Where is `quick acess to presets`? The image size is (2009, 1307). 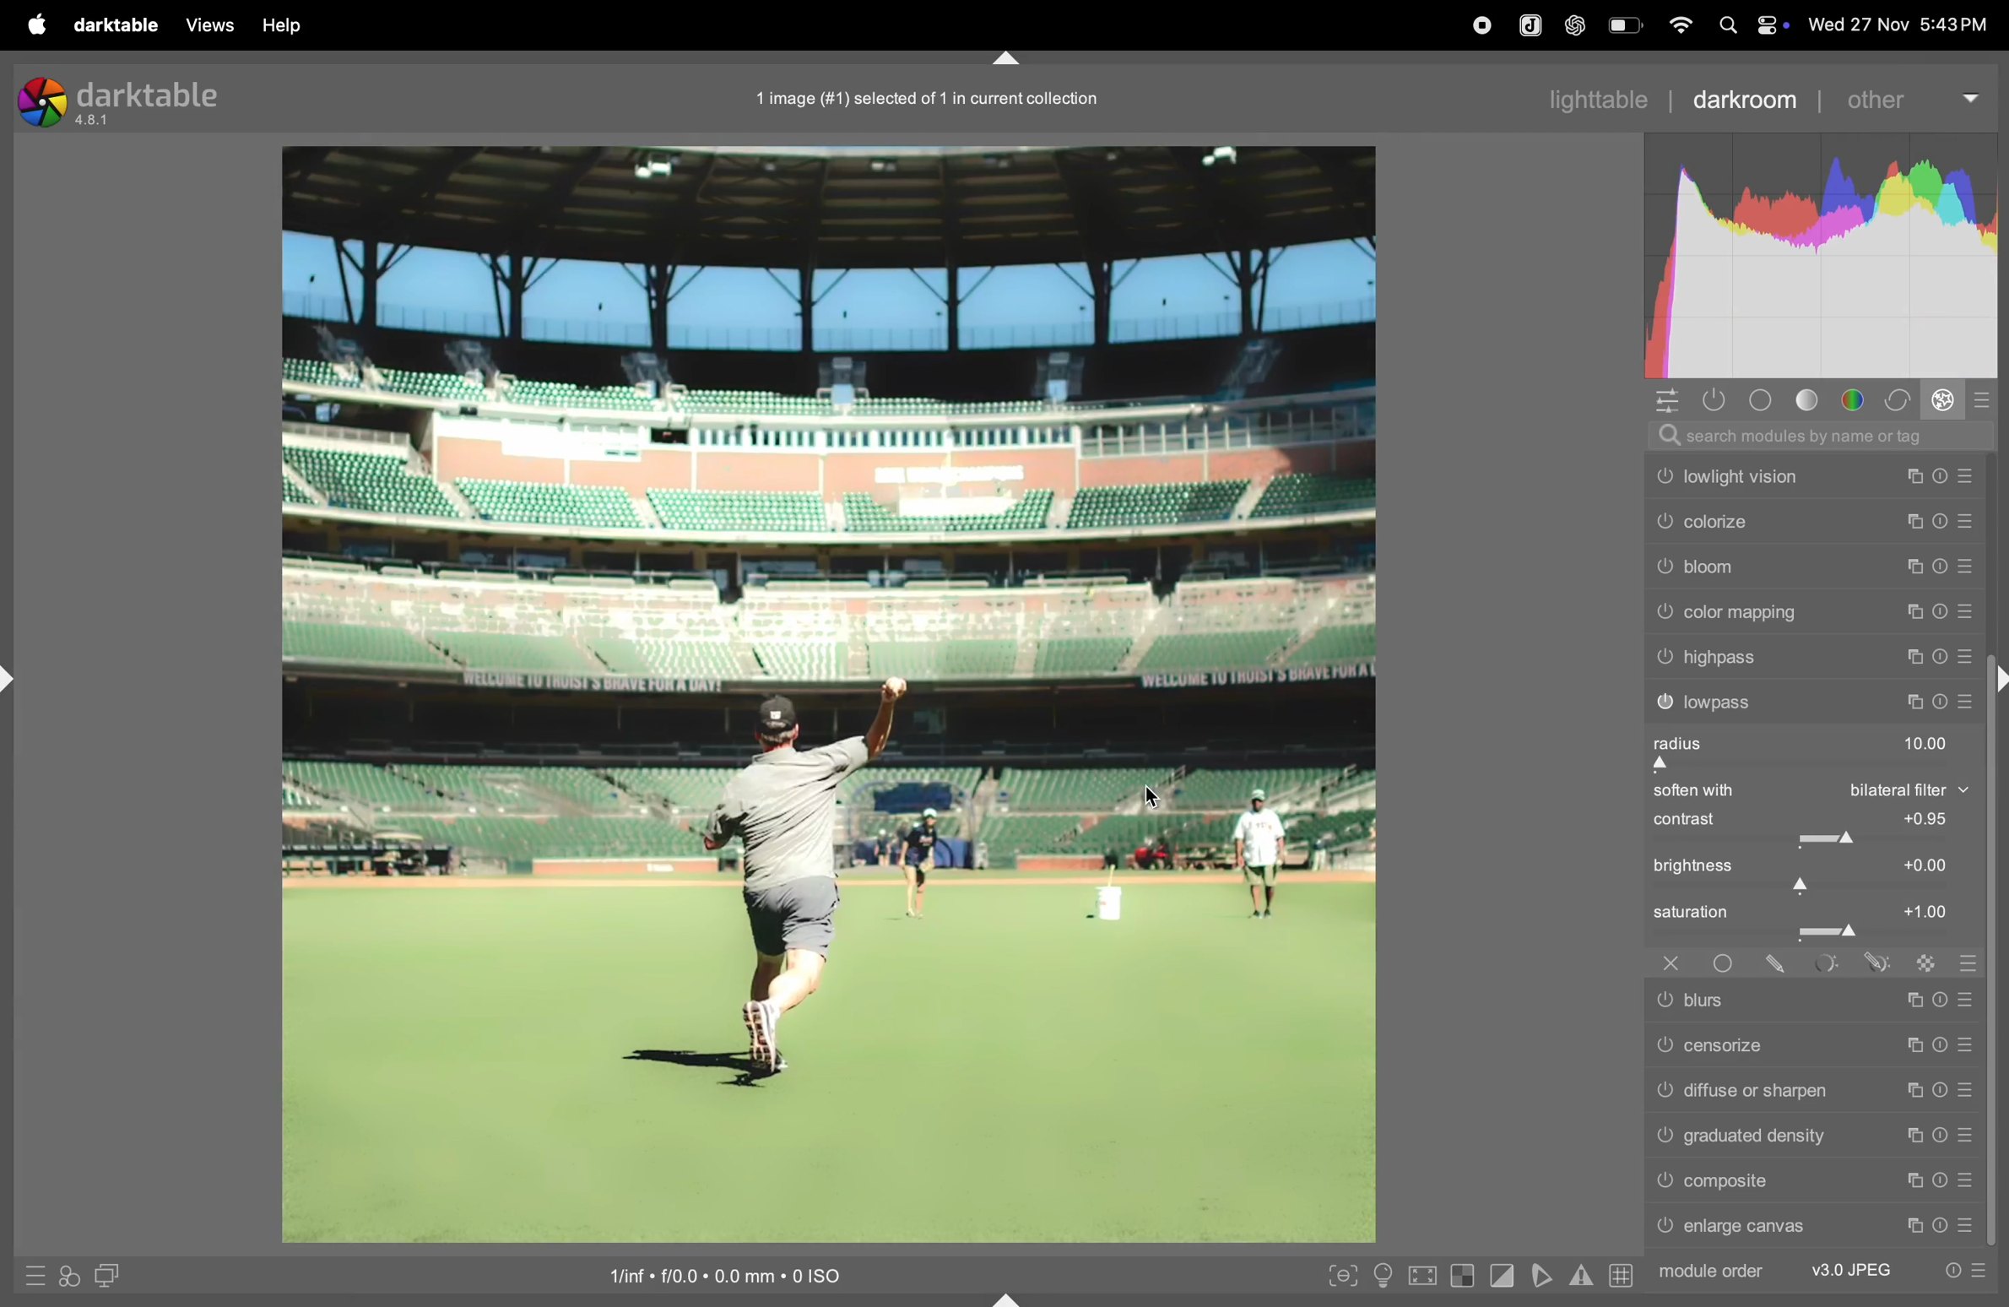
quick acess to presets is located at coordinates (28, 1275).